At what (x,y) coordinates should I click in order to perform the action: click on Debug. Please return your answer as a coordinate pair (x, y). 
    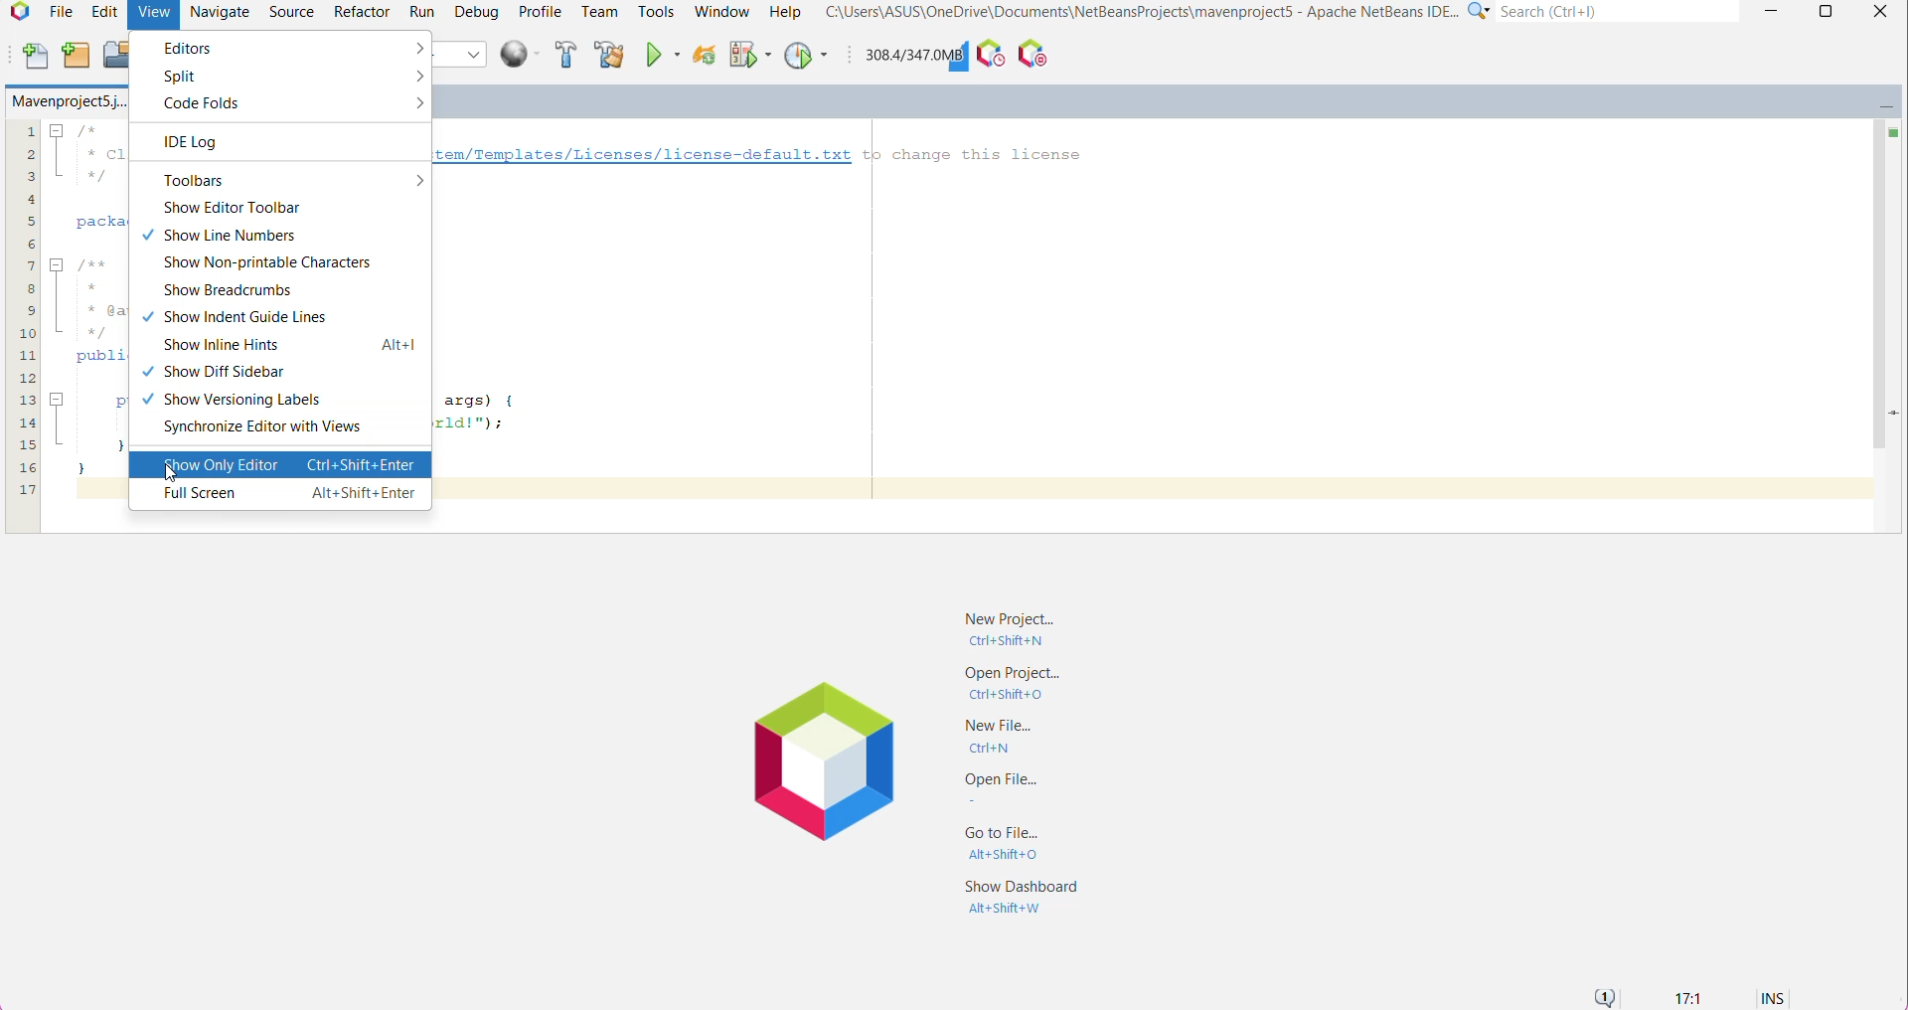
    Looking at the image, I should click on (477, 12).